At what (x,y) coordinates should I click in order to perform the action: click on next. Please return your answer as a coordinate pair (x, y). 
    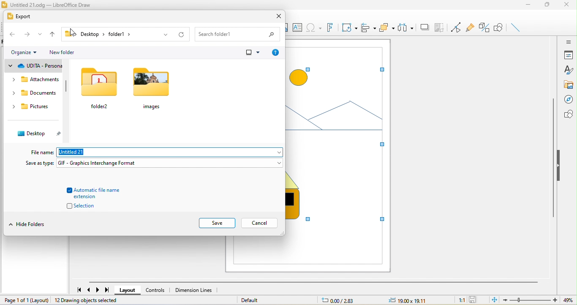
    Looking at the image, I should click on (98, 290).